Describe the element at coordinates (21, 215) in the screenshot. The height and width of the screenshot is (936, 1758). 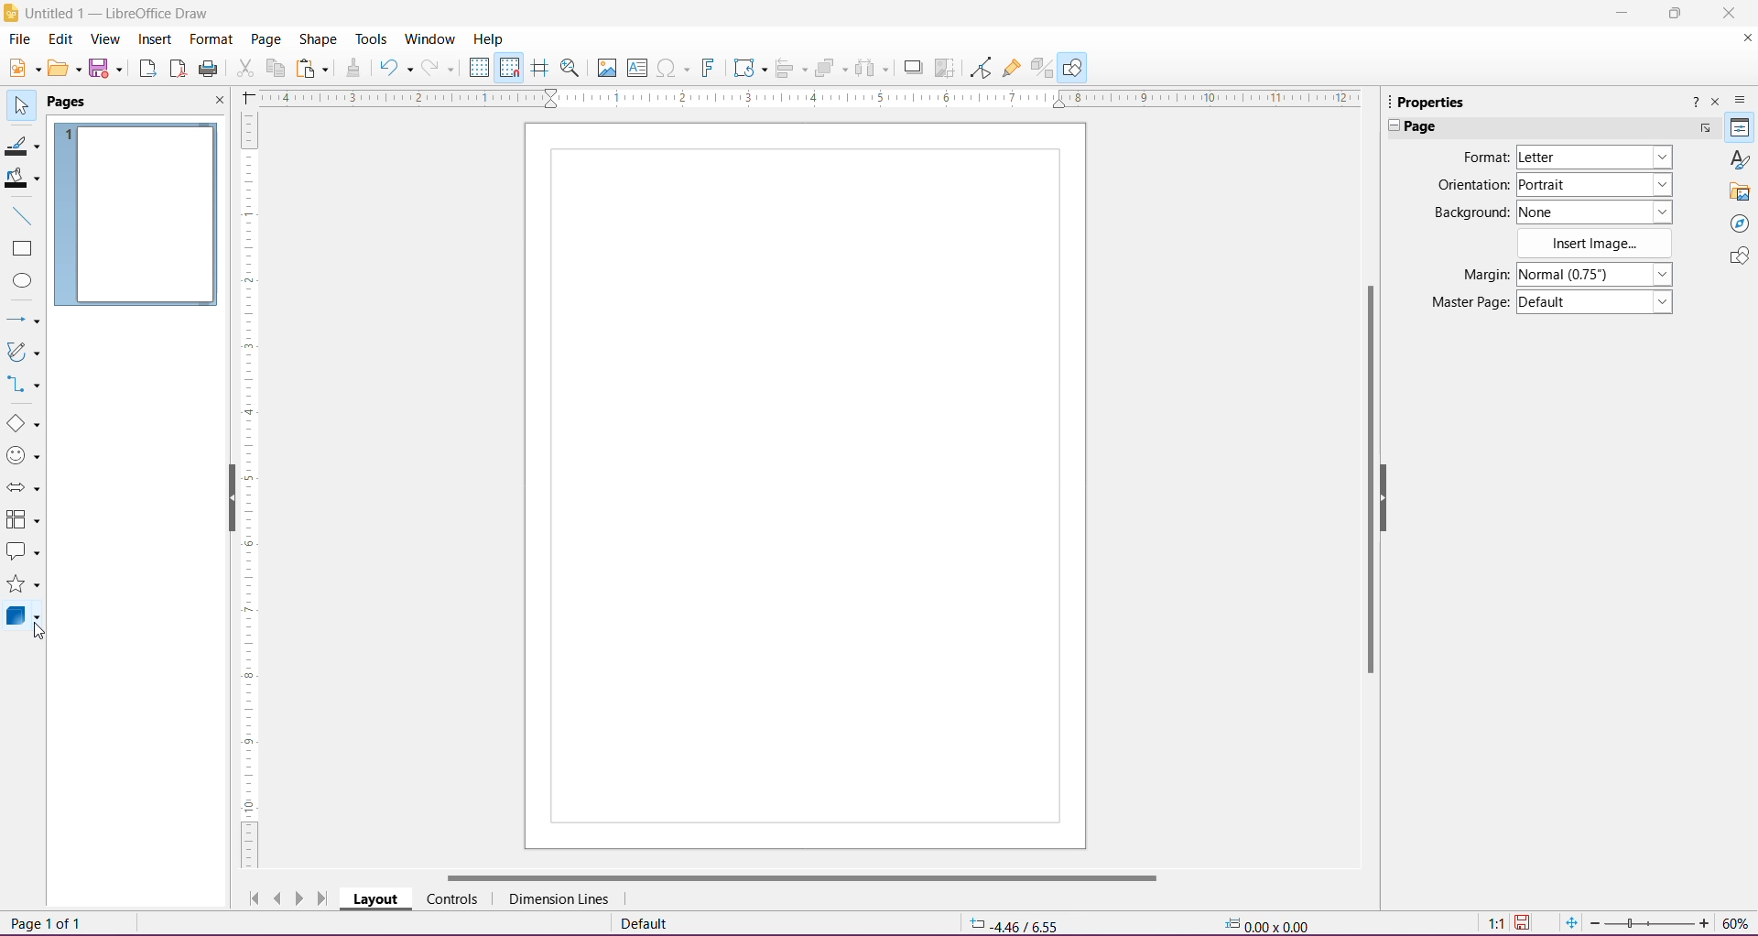
I see `Insert Line` at that location.